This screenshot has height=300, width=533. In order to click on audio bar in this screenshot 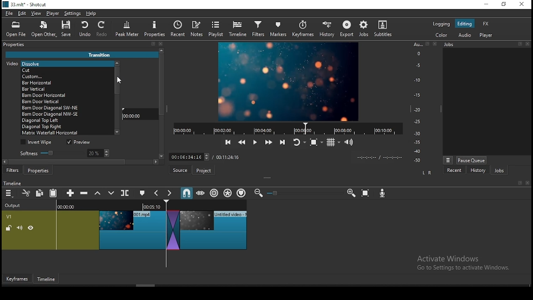, I will do `click(417, 102)`.